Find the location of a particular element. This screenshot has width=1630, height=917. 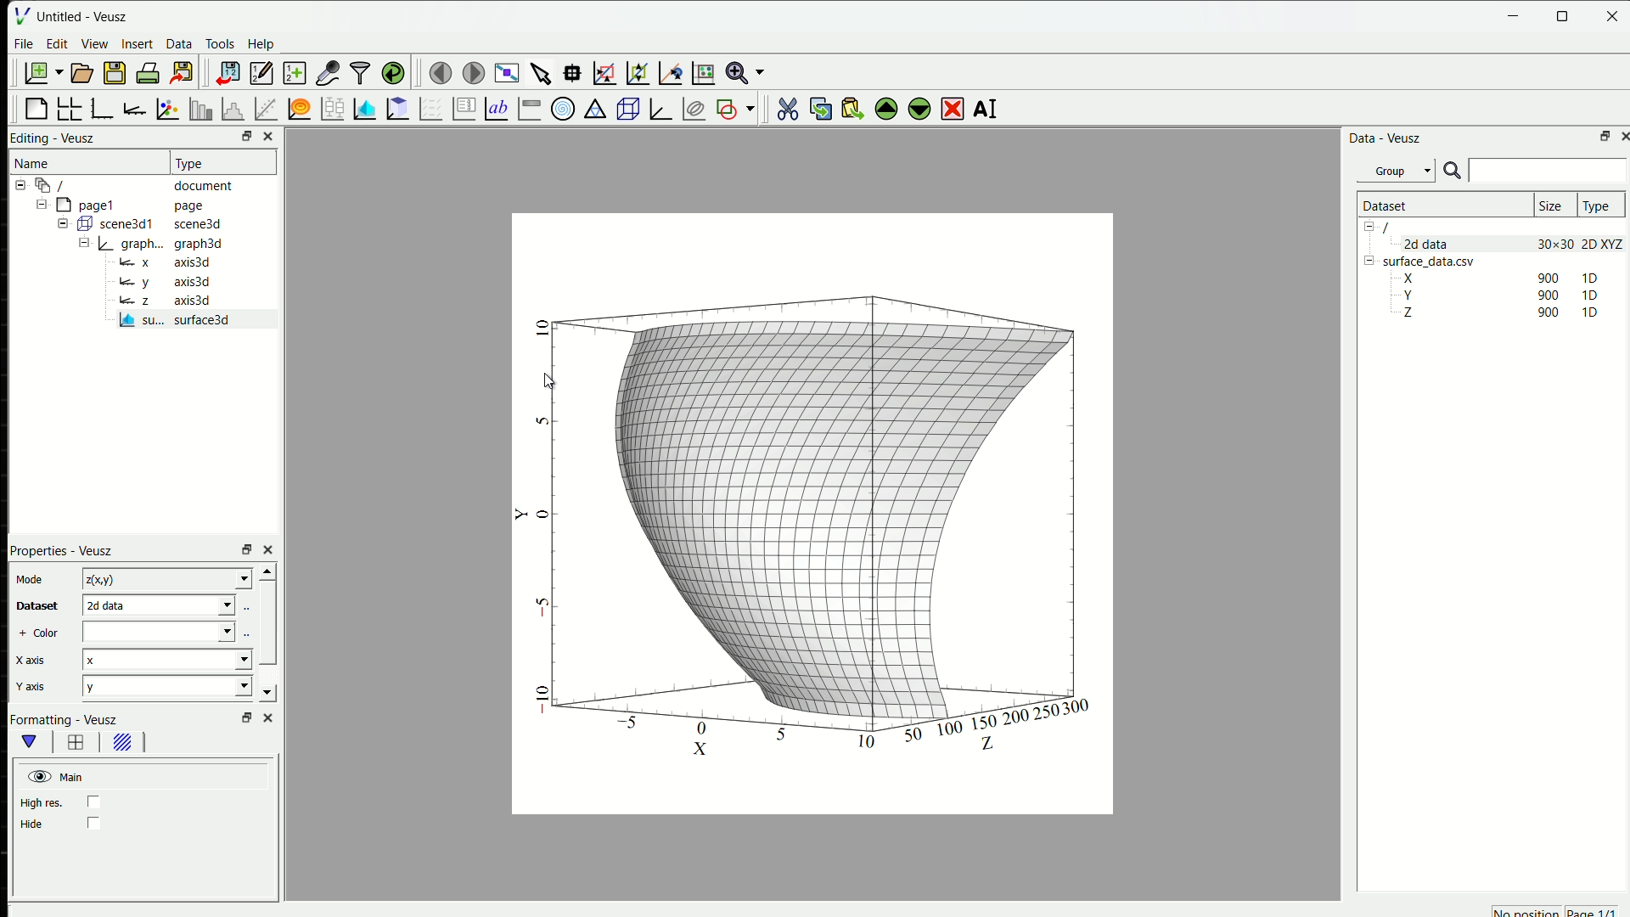

Group is located at coordinates (1396, 171).